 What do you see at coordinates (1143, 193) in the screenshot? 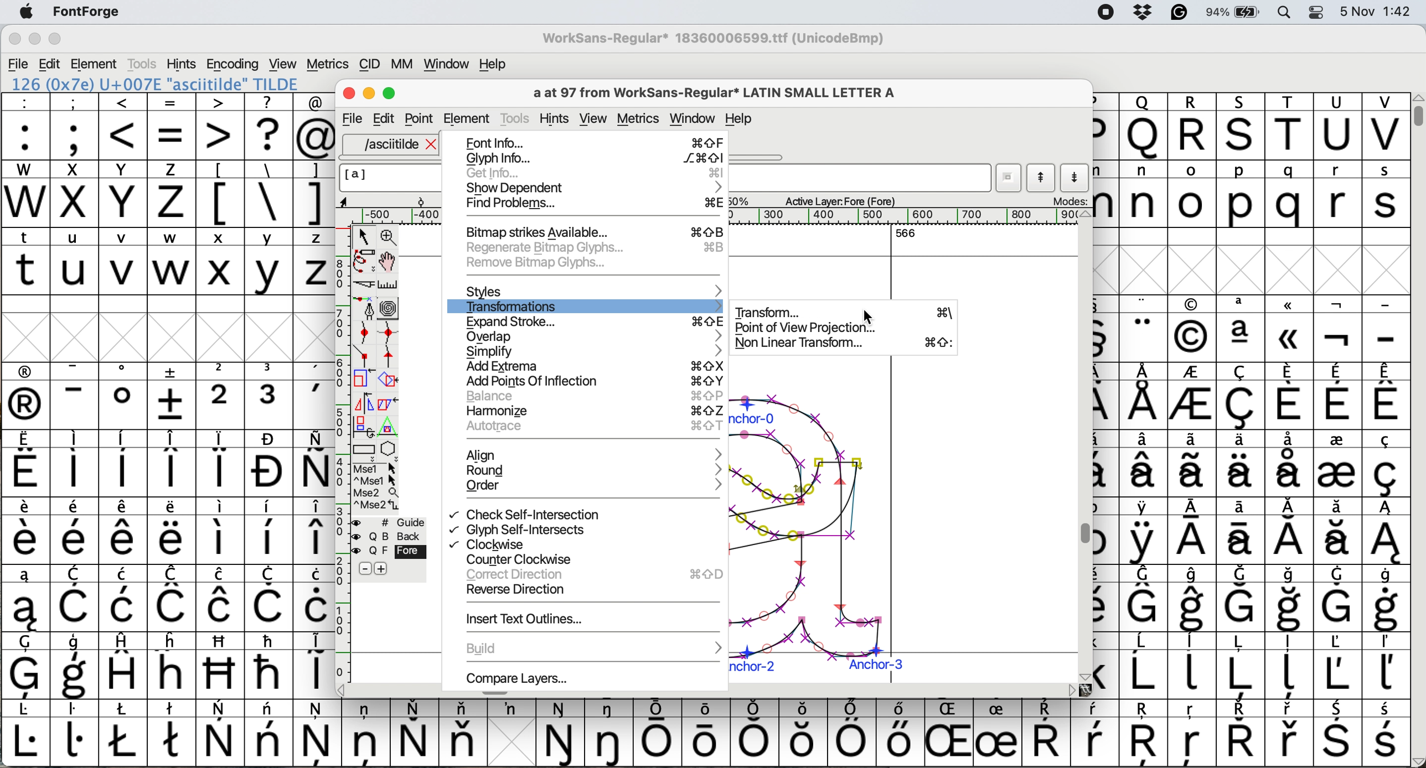
I see `n` at bounding box center [1143, 193].